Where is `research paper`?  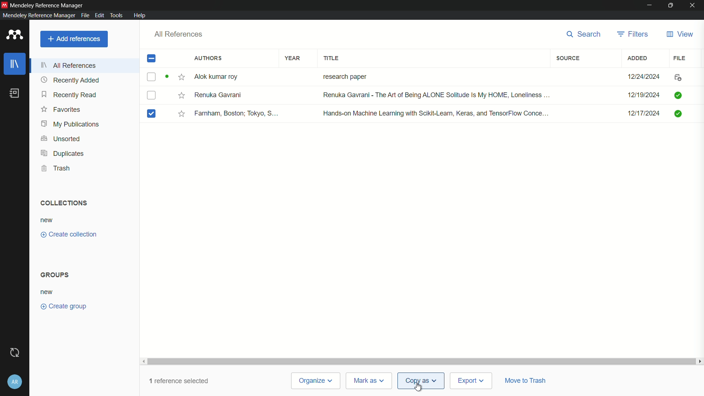
research paper is located at coordinates (344, 76).